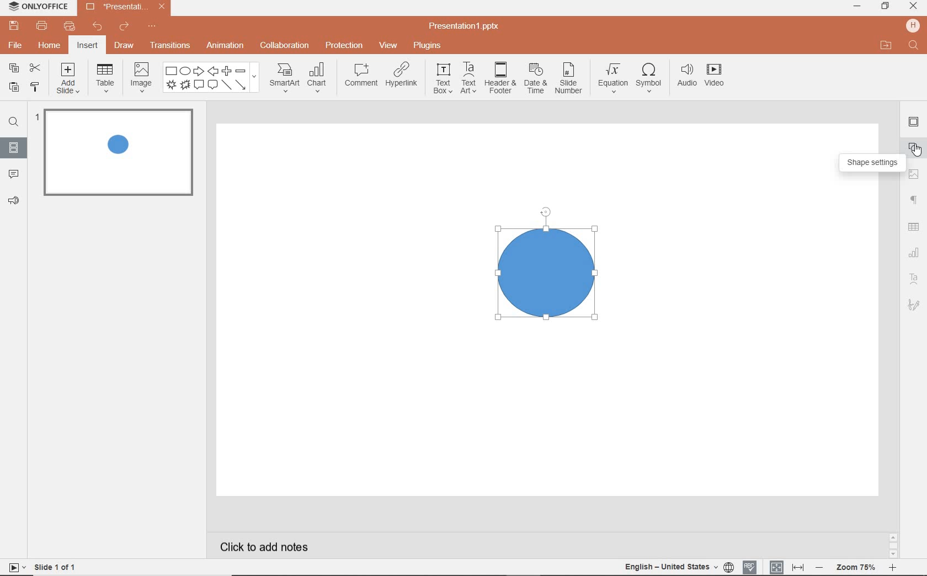 The image size is (927, 576). What do you see at coordinates (912, 25) in the screenshot?
I see `hp` at bounding box center [912, 25].